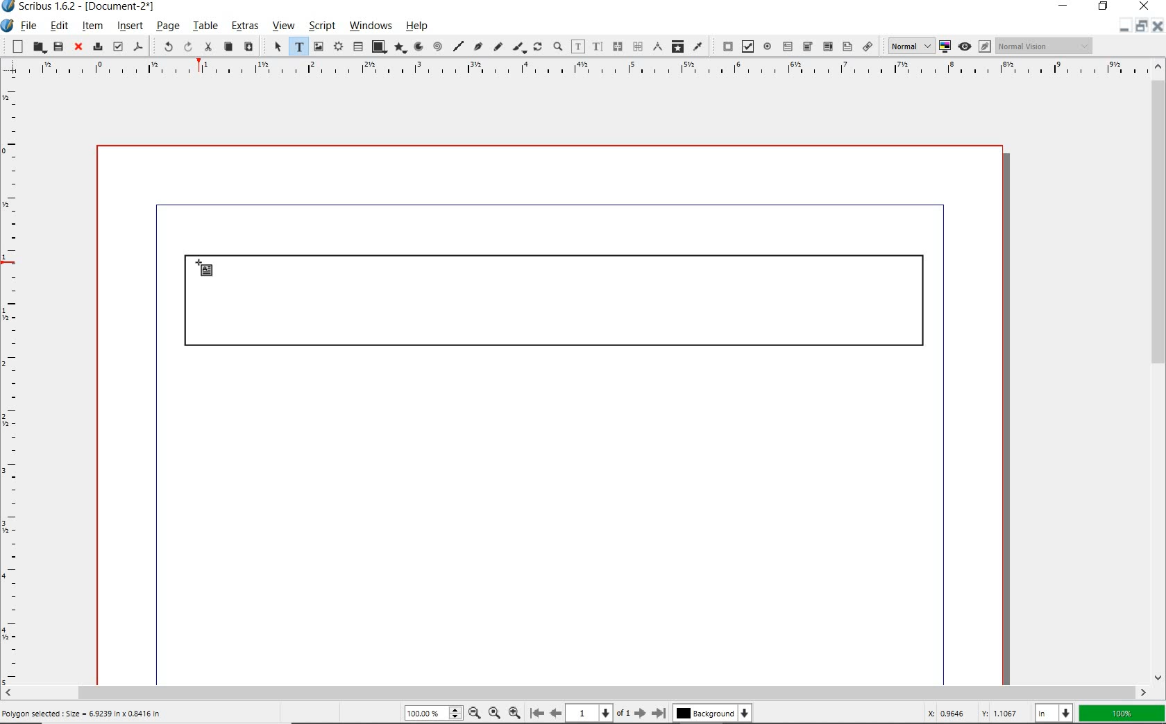 This screenshot has width=1166, height=724. I want to click on pdf text field, so click(788, 46).